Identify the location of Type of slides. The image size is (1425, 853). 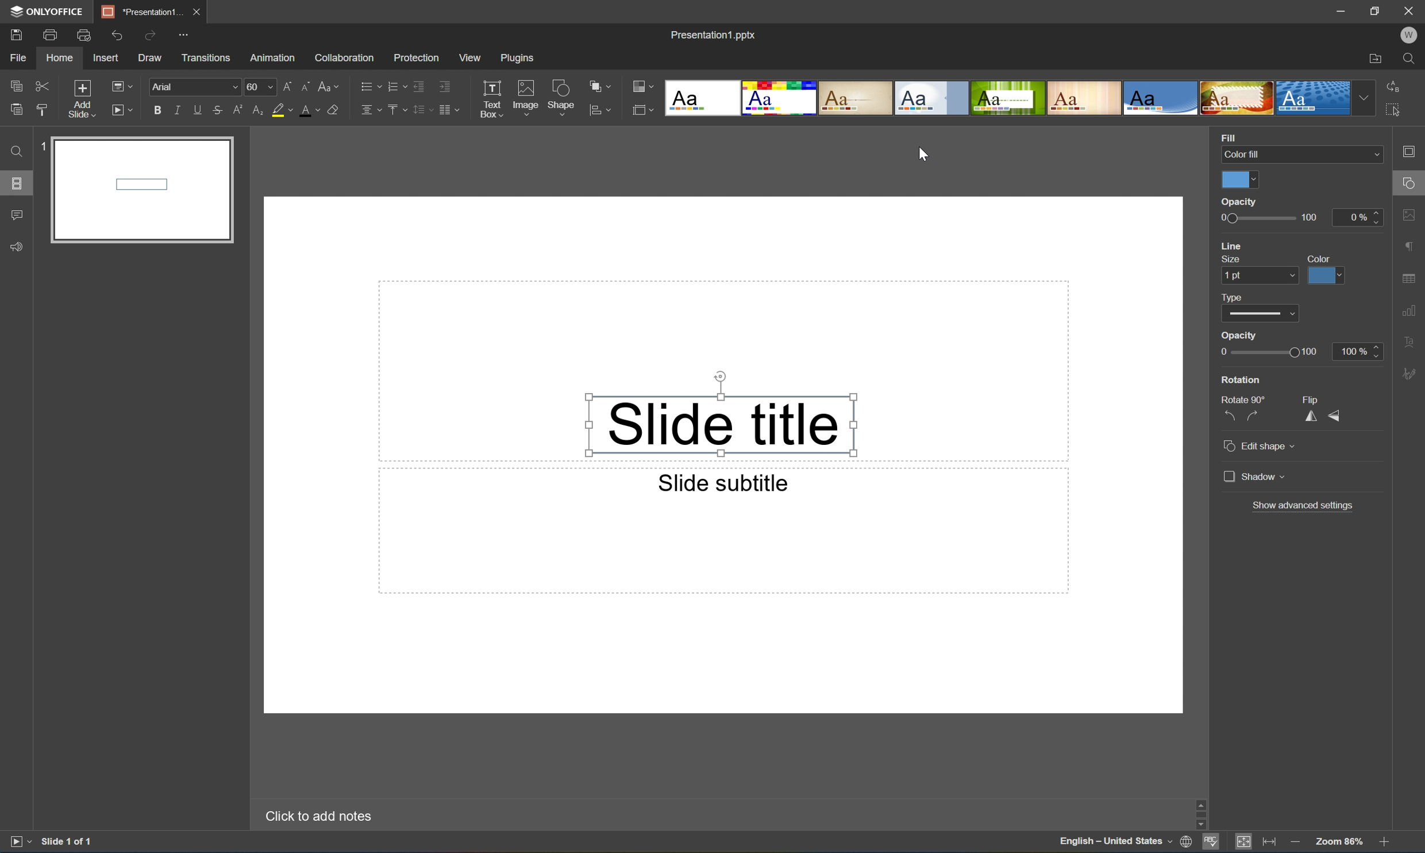
(1018, 98).